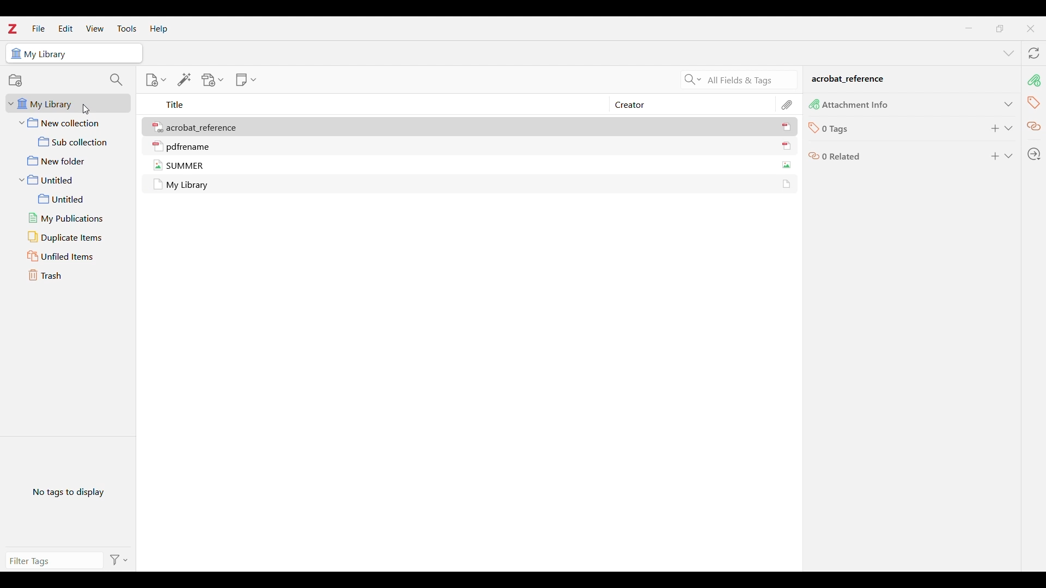 Image resolution: width=1046 pixels, height=588 pixels. Describe the element at coordinates (814, 157) in the screenshot. I see `icon` at that location.